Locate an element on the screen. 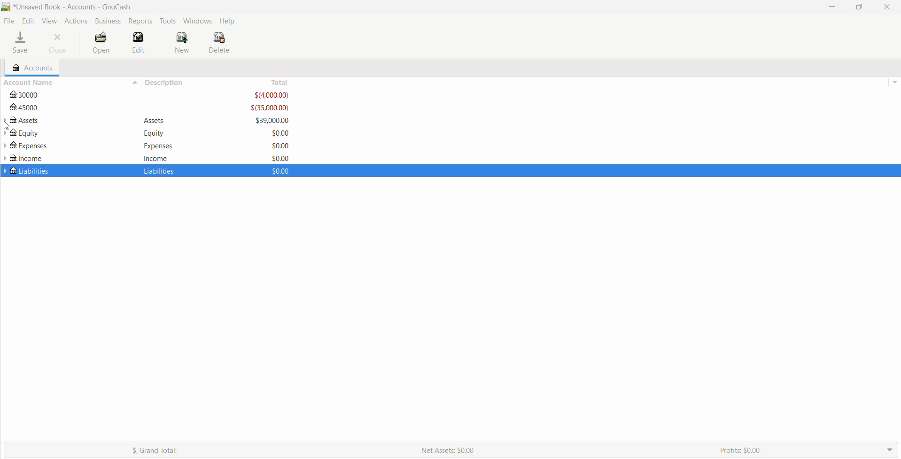  $(35,000.00) is located at coordinates (269, 108).